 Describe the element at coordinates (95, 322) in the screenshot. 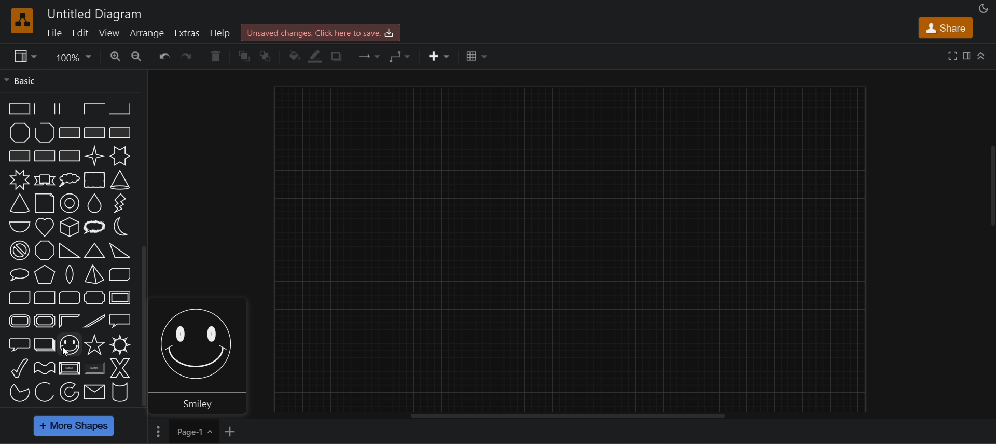

I see `diagonal strip` at that location.